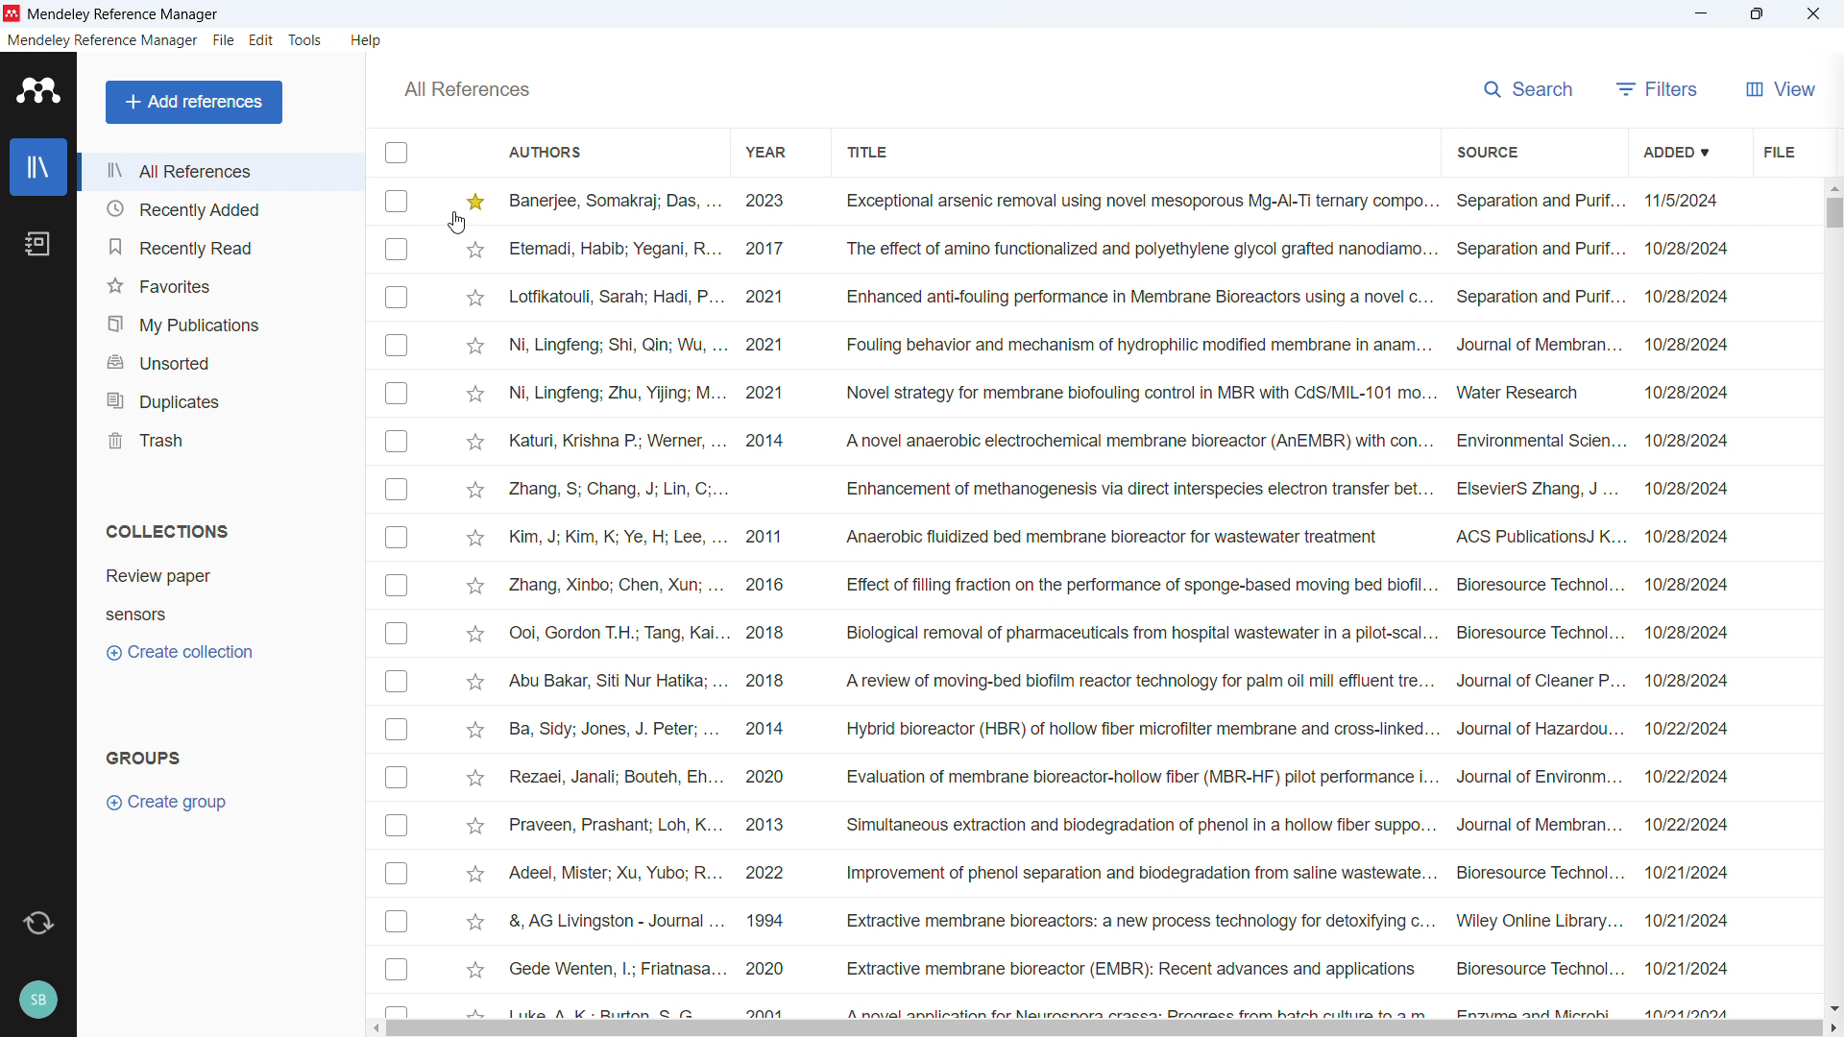  I want to click on trash , so click(221, 438).